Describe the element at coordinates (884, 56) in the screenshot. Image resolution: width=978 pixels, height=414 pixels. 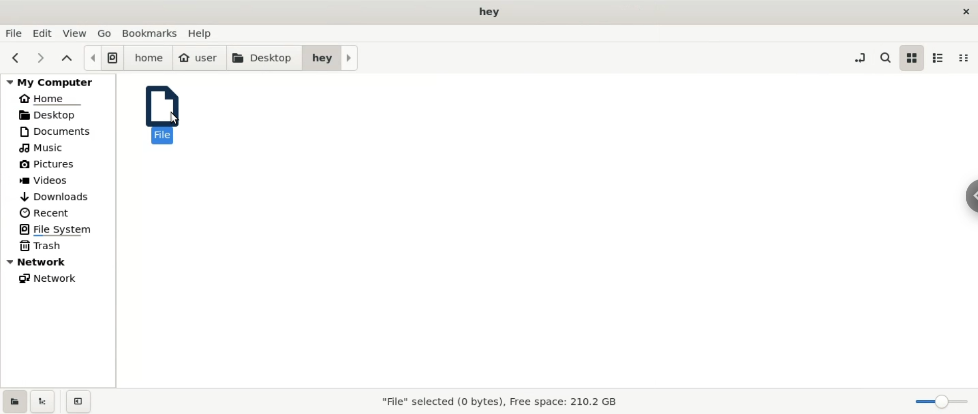
I see `search` at that location.